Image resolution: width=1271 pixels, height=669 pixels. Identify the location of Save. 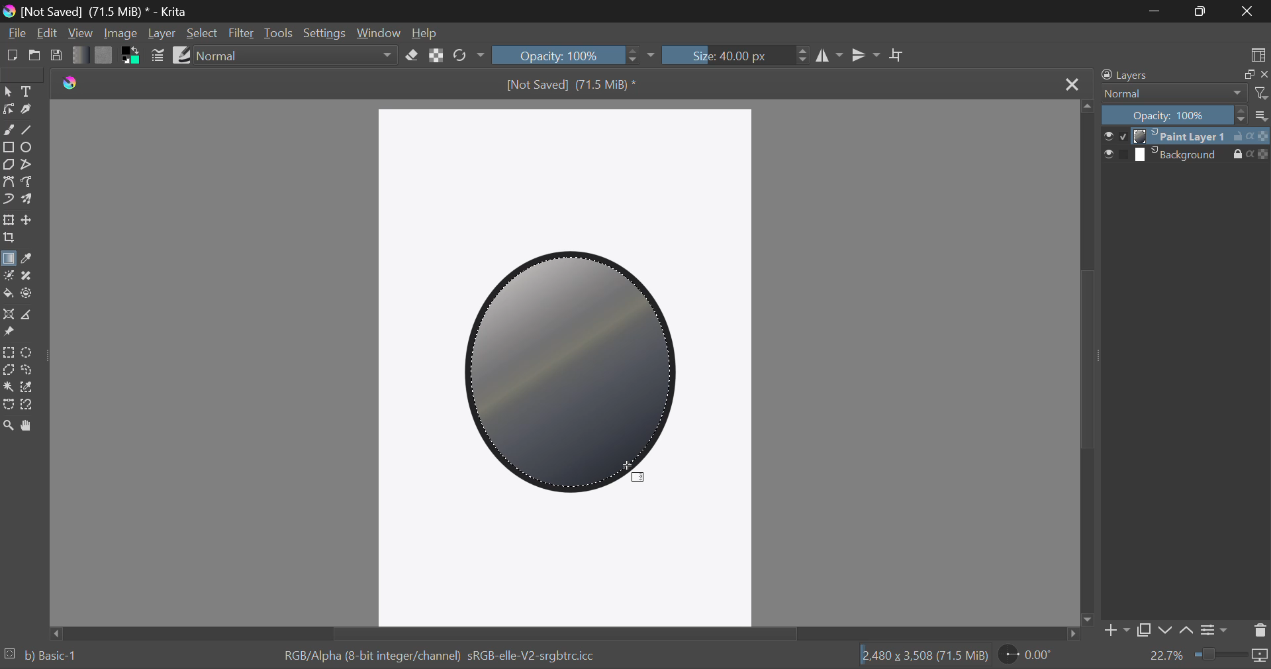
(57, 56).